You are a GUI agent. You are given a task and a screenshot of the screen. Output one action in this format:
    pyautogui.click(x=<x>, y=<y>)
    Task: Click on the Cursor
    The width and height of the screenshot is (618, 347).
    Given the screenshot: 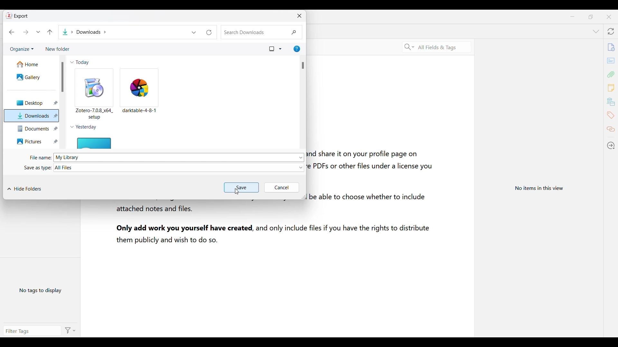 What is the action you would take?
    pyautogui.click(x=238, y=191)
    